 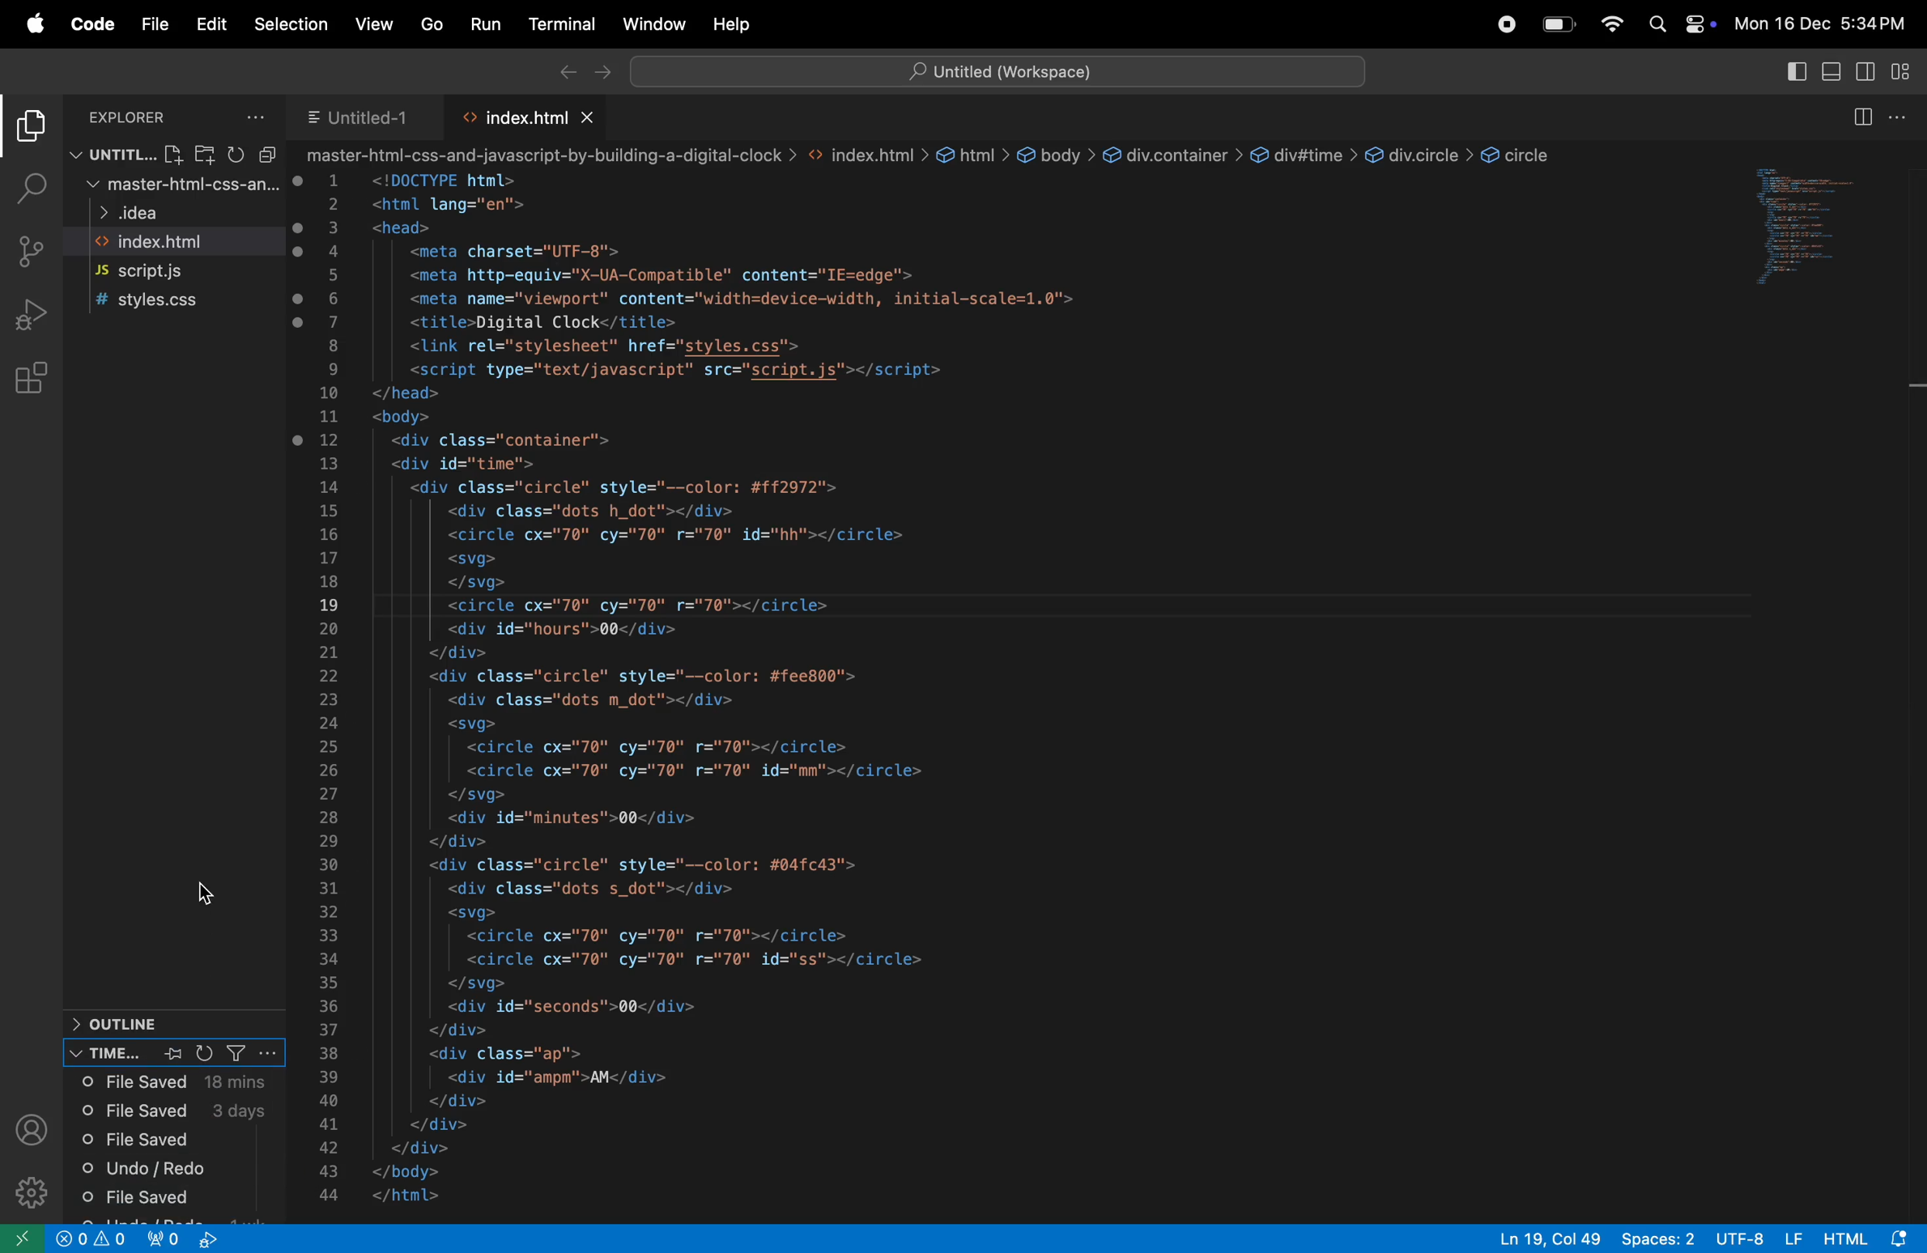 What do you see at coordinates (209, 23) in the screenshot?
I see `Edit` at bounding box center [209, 23].